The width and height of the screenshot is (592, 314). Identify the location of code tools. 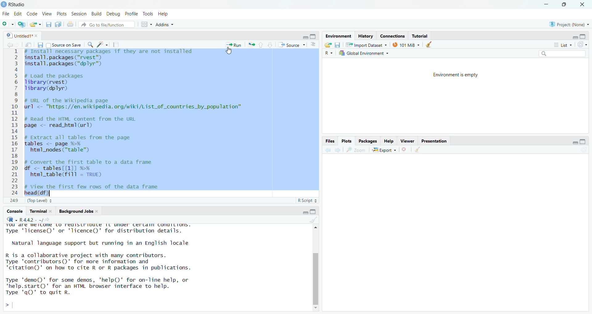
(102, 45).